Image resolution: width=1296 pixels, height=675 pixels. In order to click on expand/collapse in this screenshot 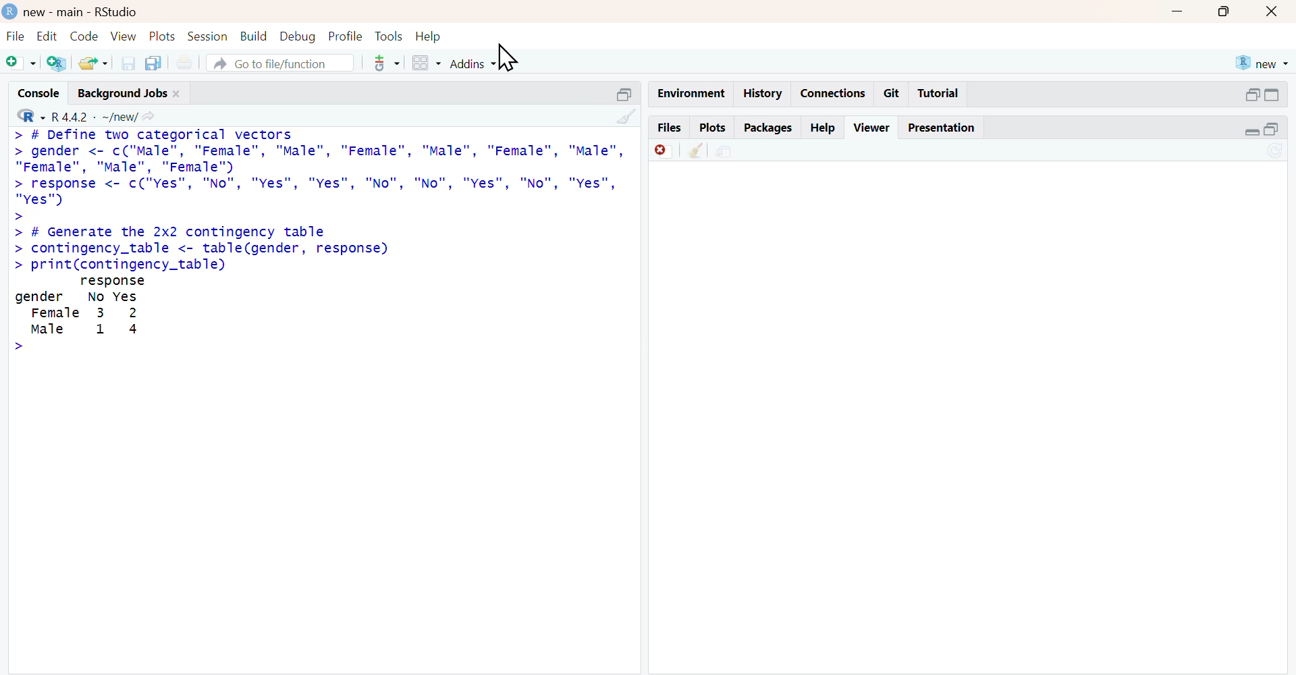, I will do `click(1251, 132)`.